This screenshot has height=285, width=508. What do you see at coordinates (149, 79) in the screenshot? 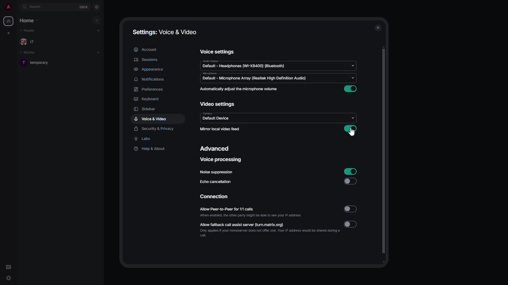
I see `notifications` at bounding box center [149, 79].